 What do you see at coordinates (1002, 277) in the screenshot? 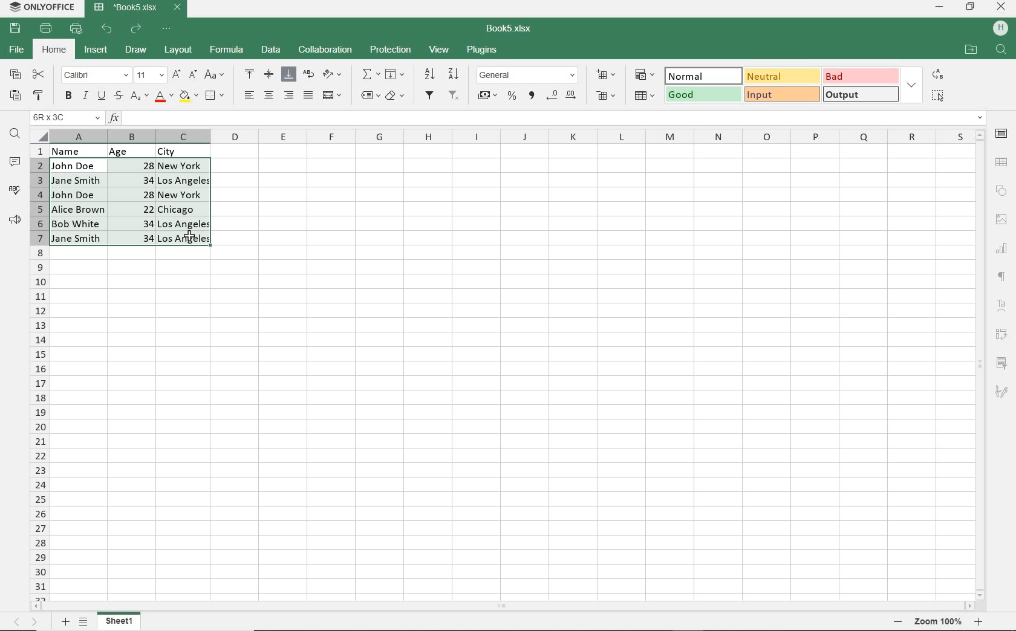
I see `PARAGRAPH SETTINGS` at bounding box center [1002, 277].